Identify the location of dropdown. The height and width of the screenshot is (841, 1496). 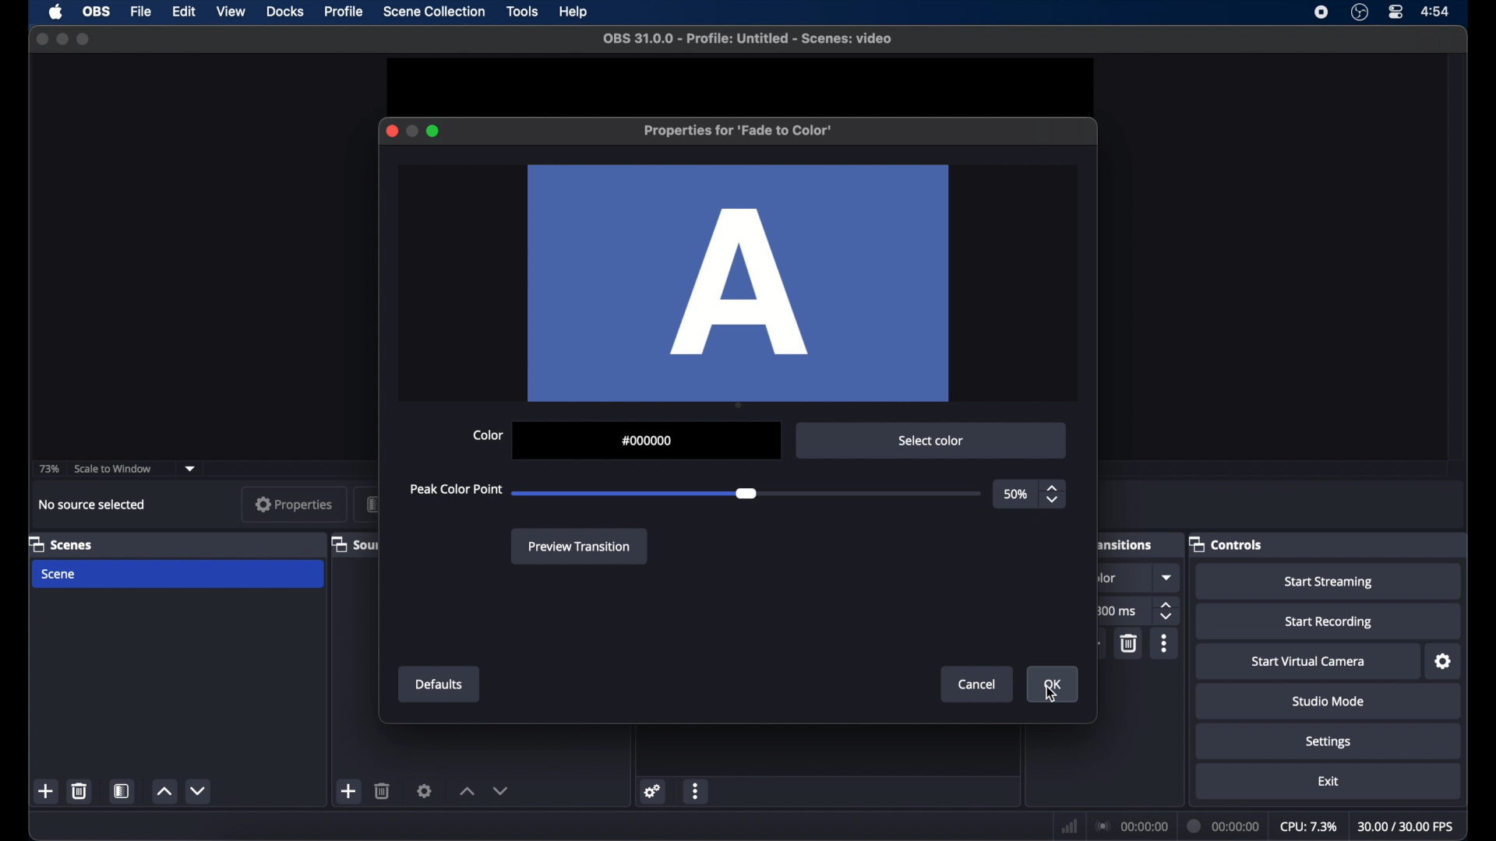
(192, 467).